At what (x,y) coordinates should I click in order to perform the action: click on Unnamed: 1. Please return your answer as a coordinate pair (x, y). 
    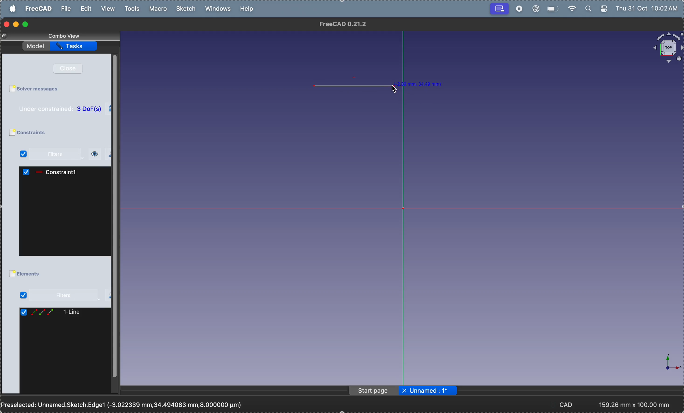
    Looking at the image, I should click on (433, 391).